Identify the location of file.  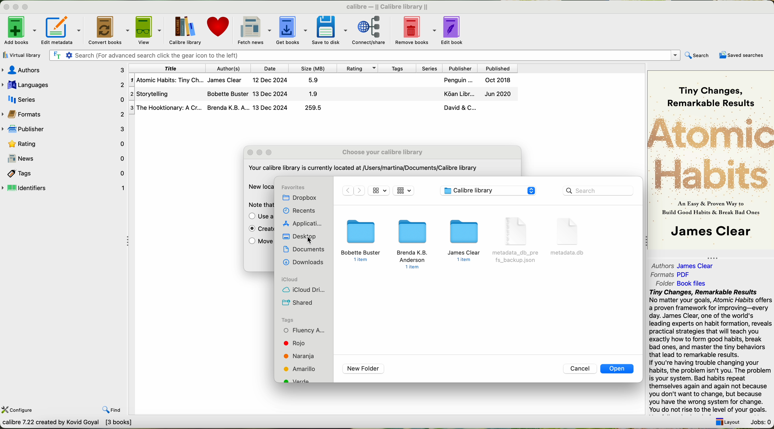
(569, 236).